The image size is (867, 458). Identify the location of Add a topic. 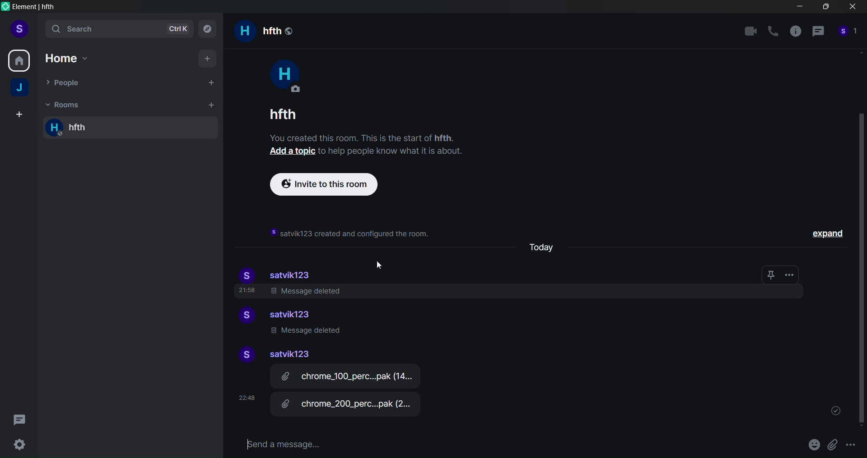
(288, 153).